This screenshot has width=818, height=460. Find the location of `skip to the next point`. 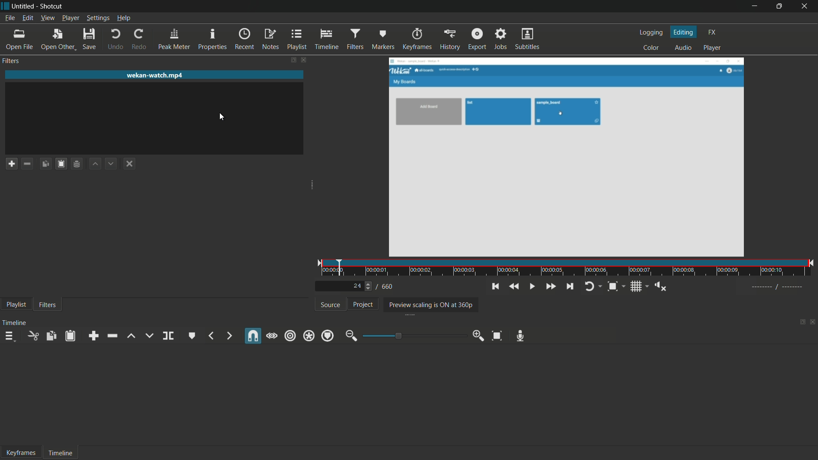

skip to the next point is located at coordinates (571, 287).